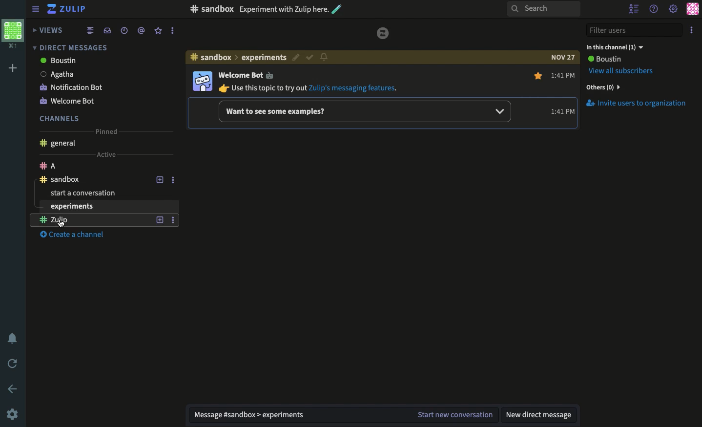 The width and height of the screenshot is (702, 427). What do you see at coordinates (350, 56) in the screenshot?
I see `Notification` at bounding box center [350, 56].